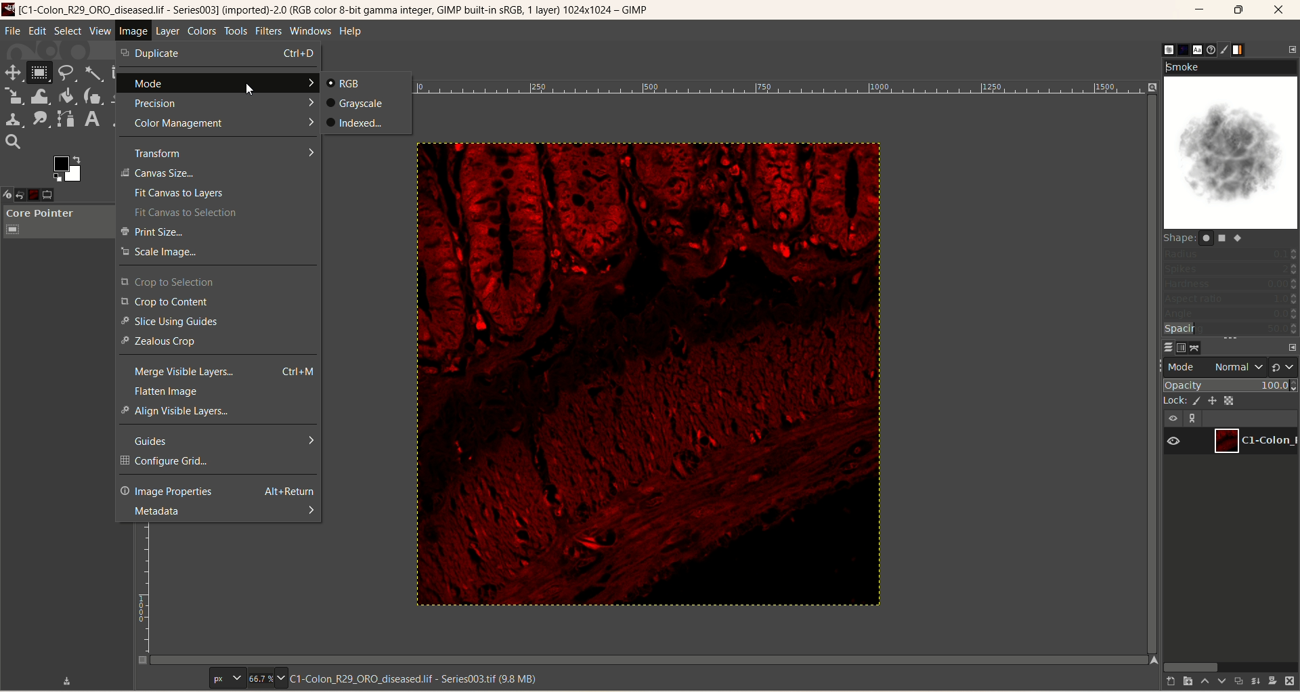 Image resolution: width=1300 pixels, height=692 pixels. I want to click on maximize, so click(1238, 10).